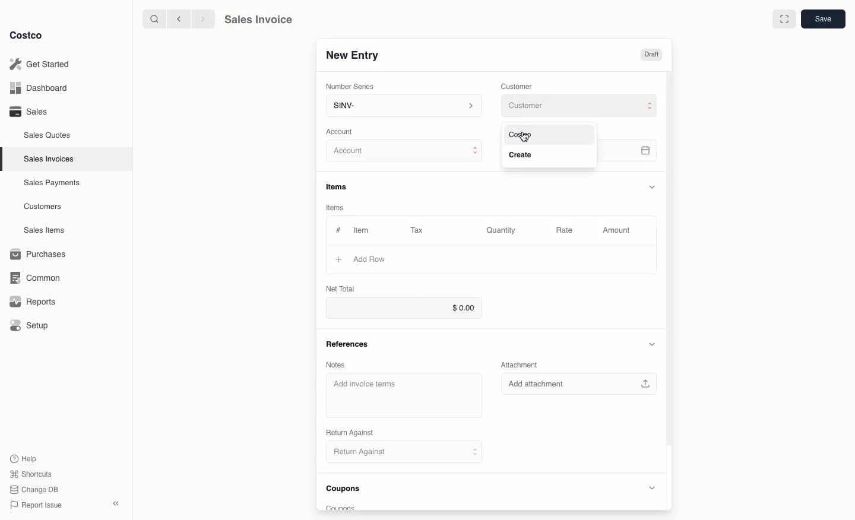  What do you see at coordinates (335, 365) in the screenshot?
I see `Notes` at bounding box center [335, 365].